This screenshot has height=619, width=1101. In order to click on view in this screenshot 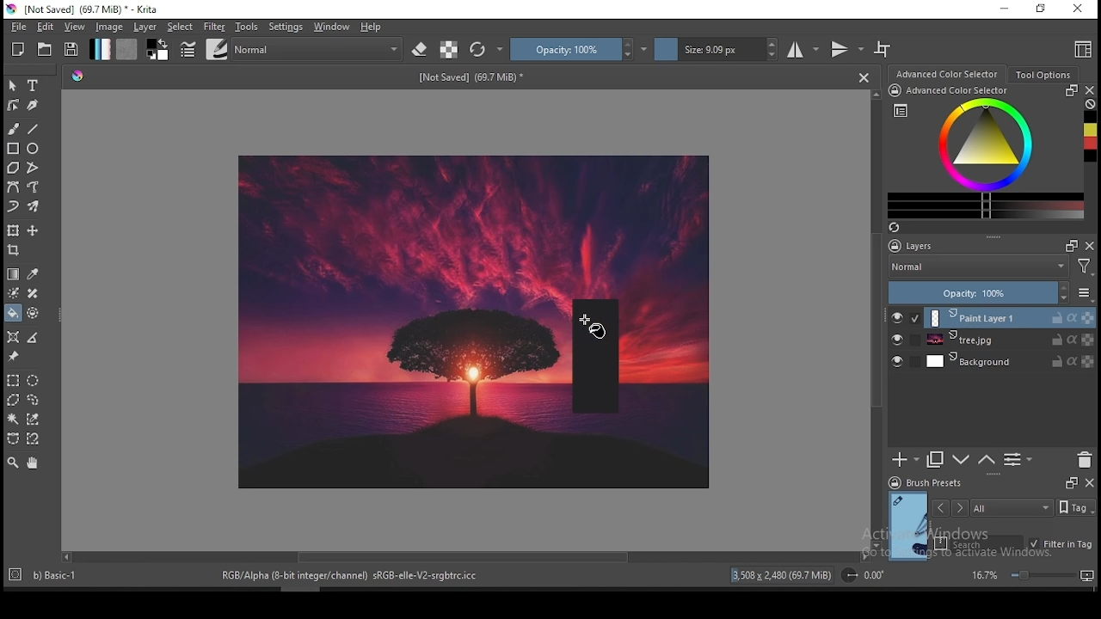, I will do `click(77, 28)`.